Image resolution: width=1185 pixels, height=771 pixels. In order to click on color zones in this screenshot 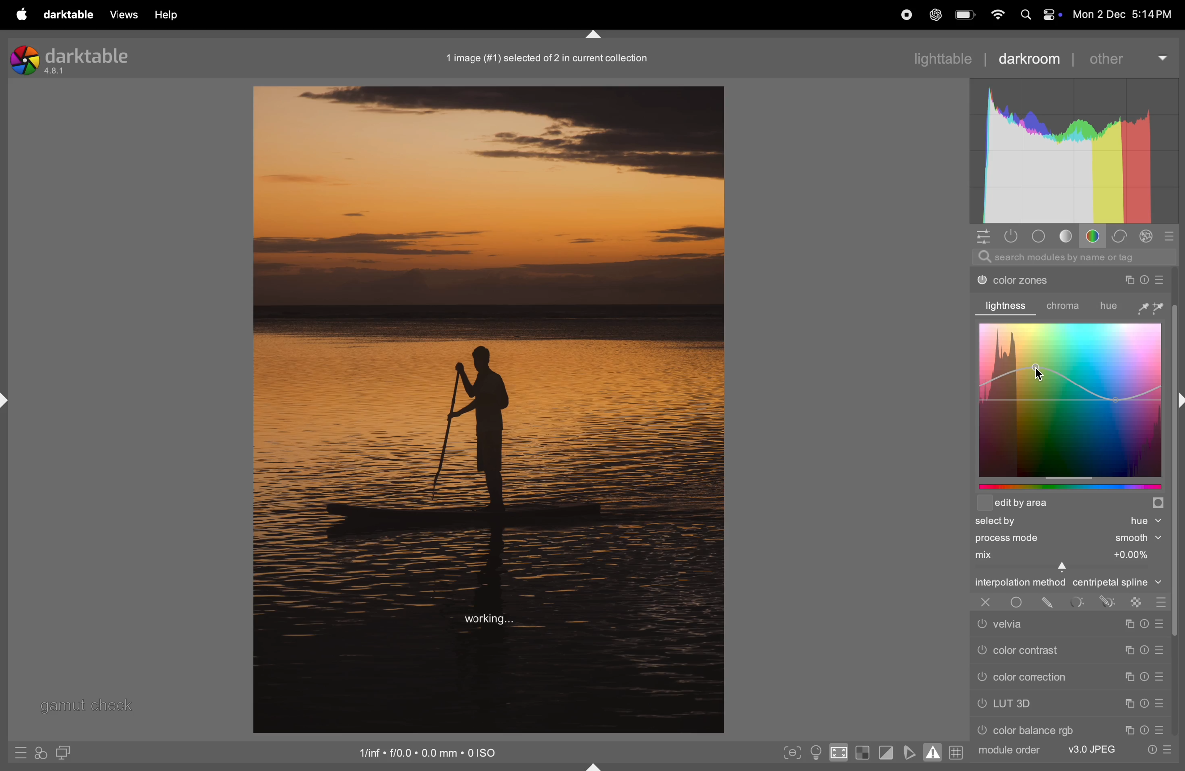, I will do `click(1039, 280)`.